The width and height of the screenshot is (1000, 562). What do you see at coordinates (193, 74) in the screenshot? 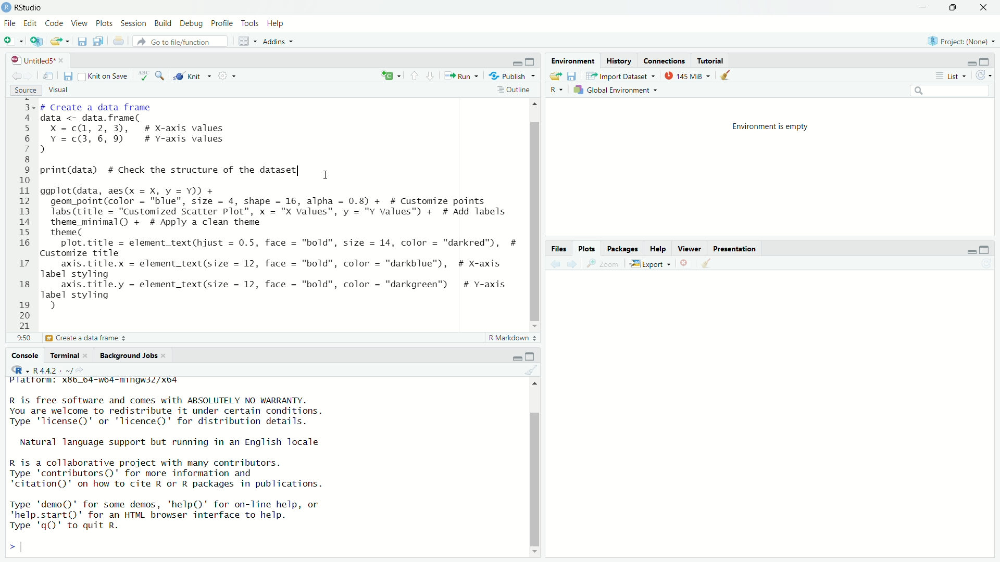
I see `Kniit` at bounding box center [193, 74].